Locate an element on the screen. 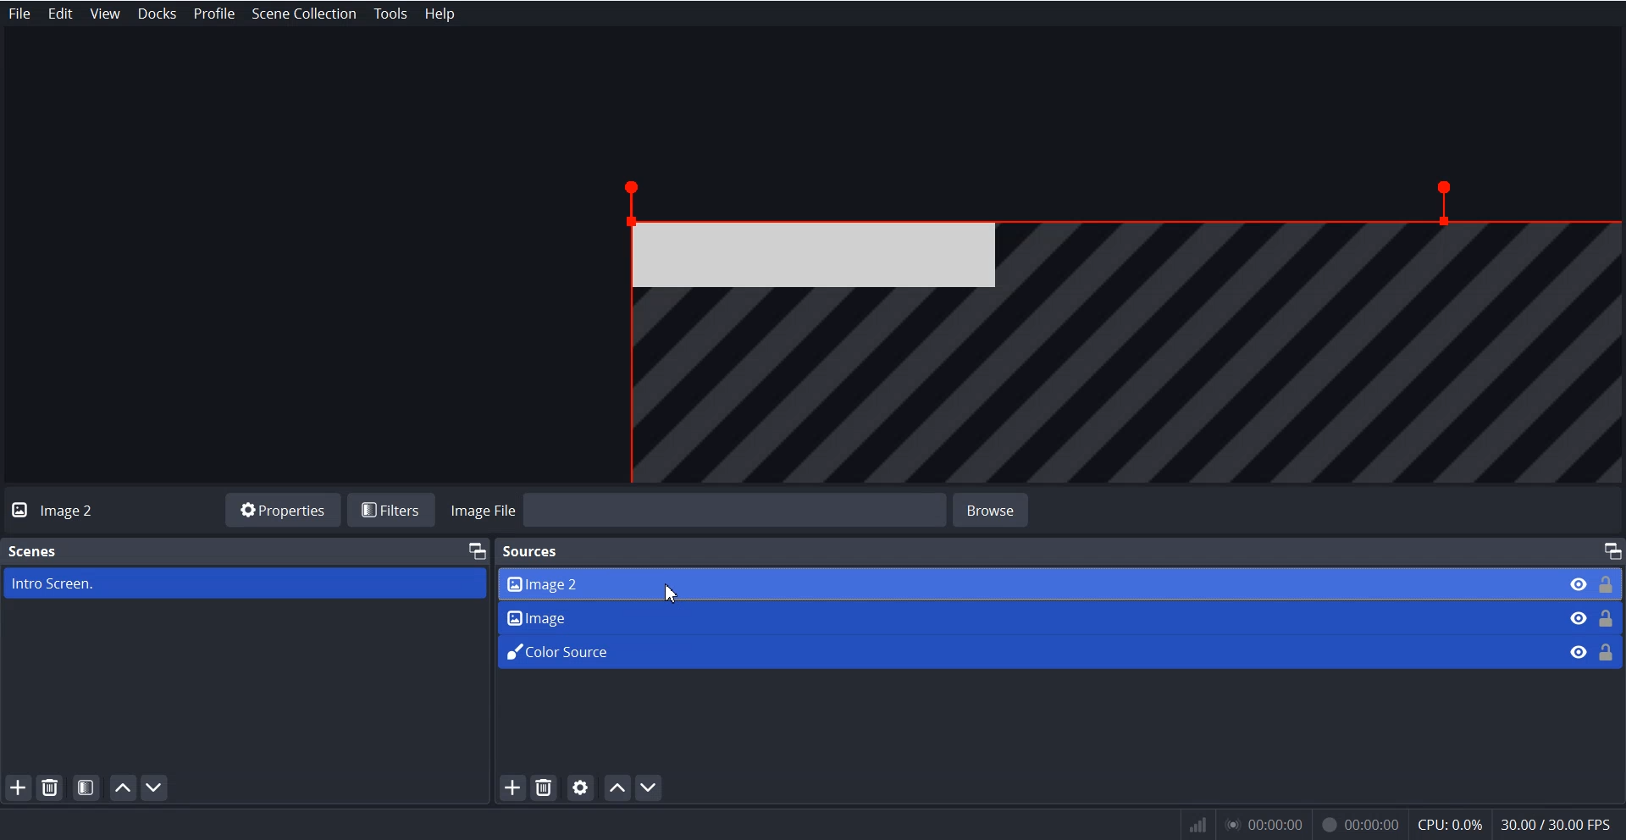  Image 2 is located at coordinates (74, 511).